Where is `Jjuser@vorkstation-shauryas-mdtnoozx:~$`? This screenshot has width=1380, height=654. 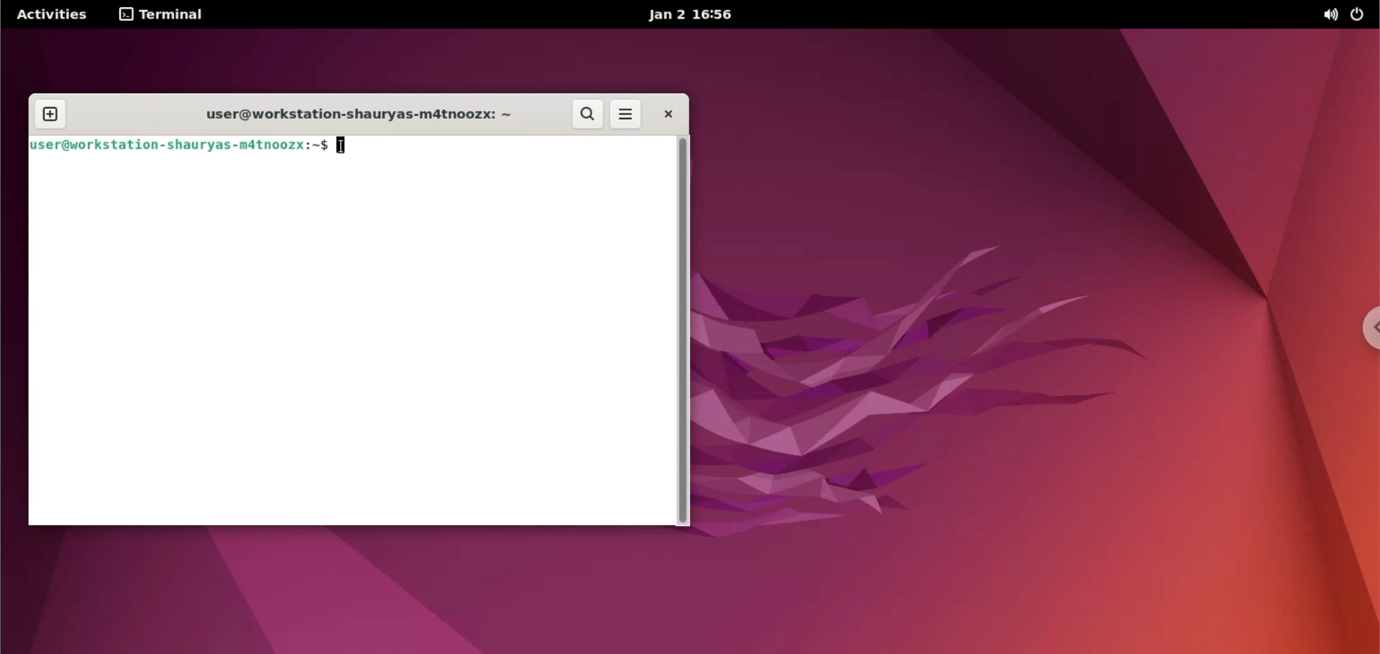 Jjuser@vorkstation-shauryas-mdtnoozx:~$ is located at coordinates (171, 147).